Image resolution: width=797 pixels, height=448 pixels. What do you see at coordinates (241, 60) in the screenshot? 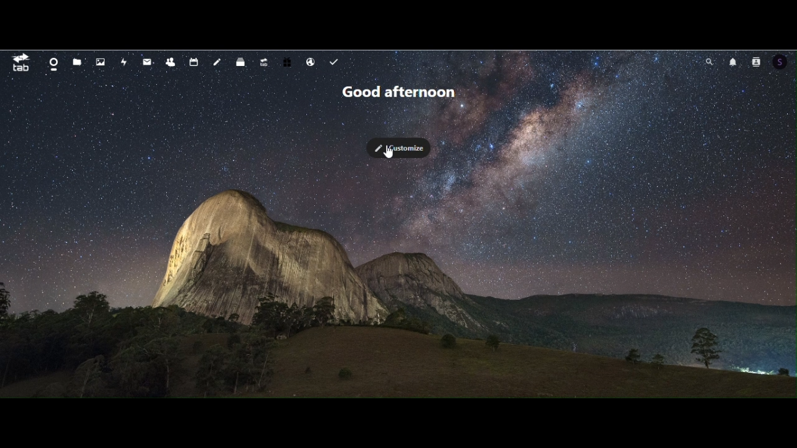
I see `deck` at bounding box center [241, 60].